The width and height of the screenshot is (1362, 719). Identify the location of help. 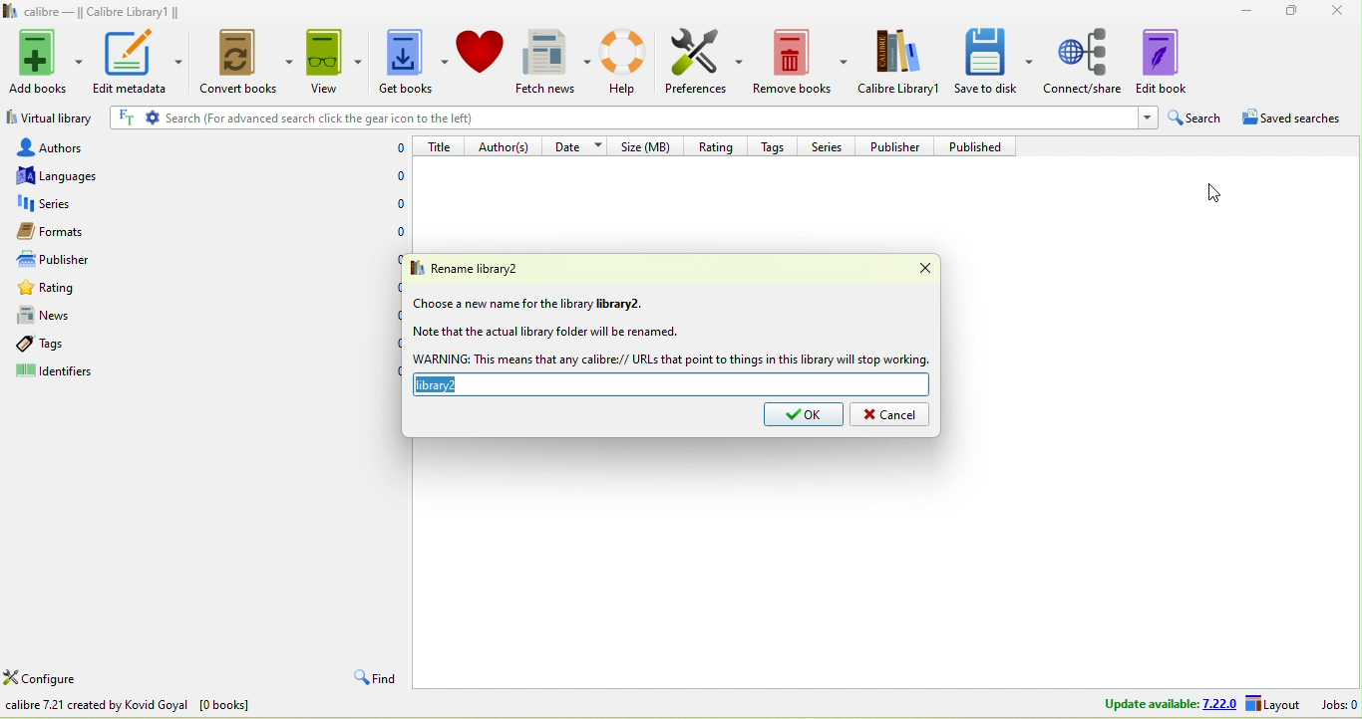
(628, 61).